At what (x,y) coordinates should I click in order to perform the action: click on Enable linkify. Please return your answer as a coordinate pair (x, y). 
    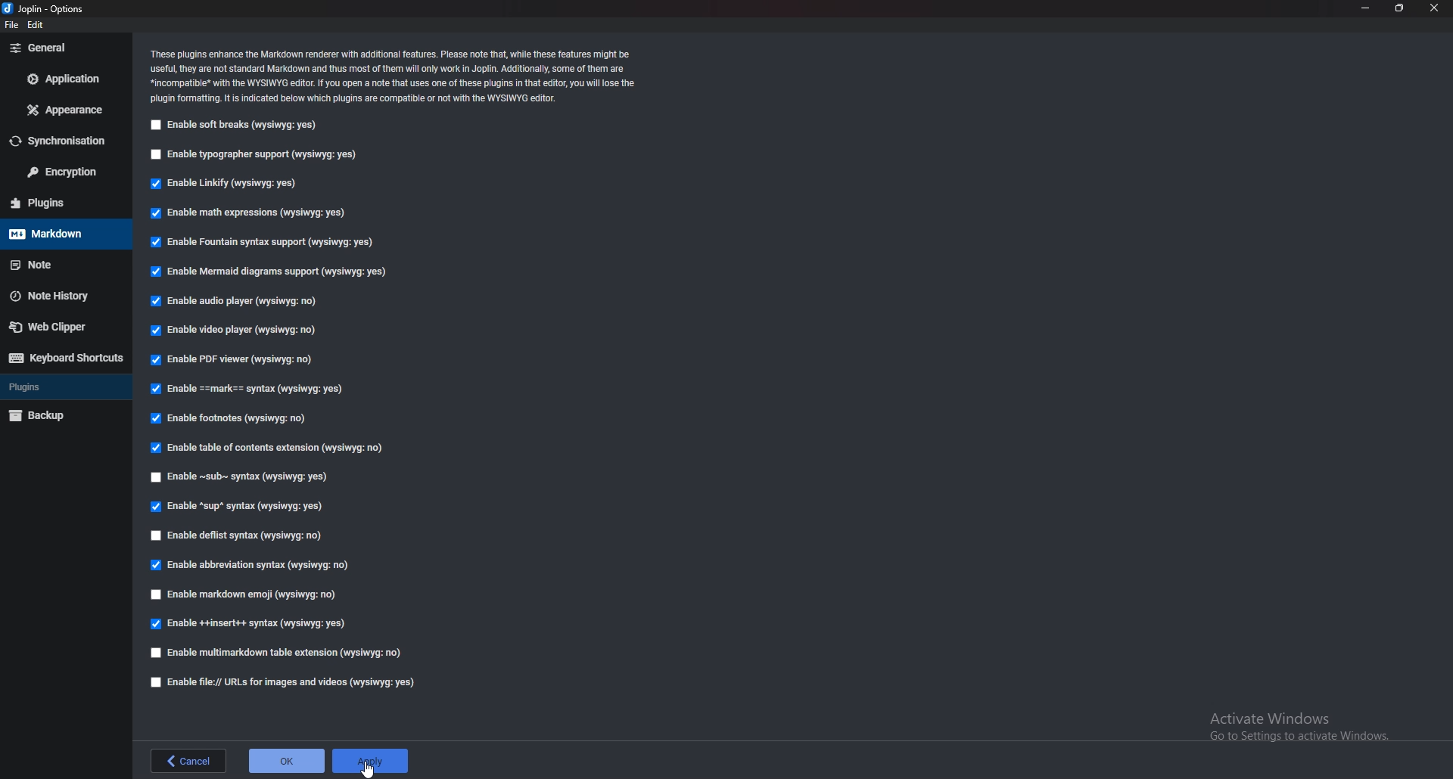
    Looking at the image, I should click on (227, 183).